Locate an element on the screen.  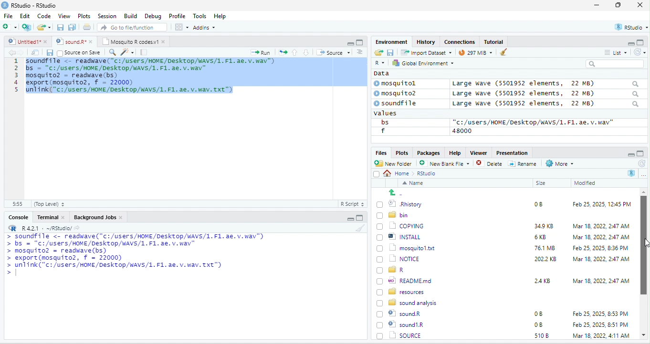
New Folder is located at coordinates (395, 163).